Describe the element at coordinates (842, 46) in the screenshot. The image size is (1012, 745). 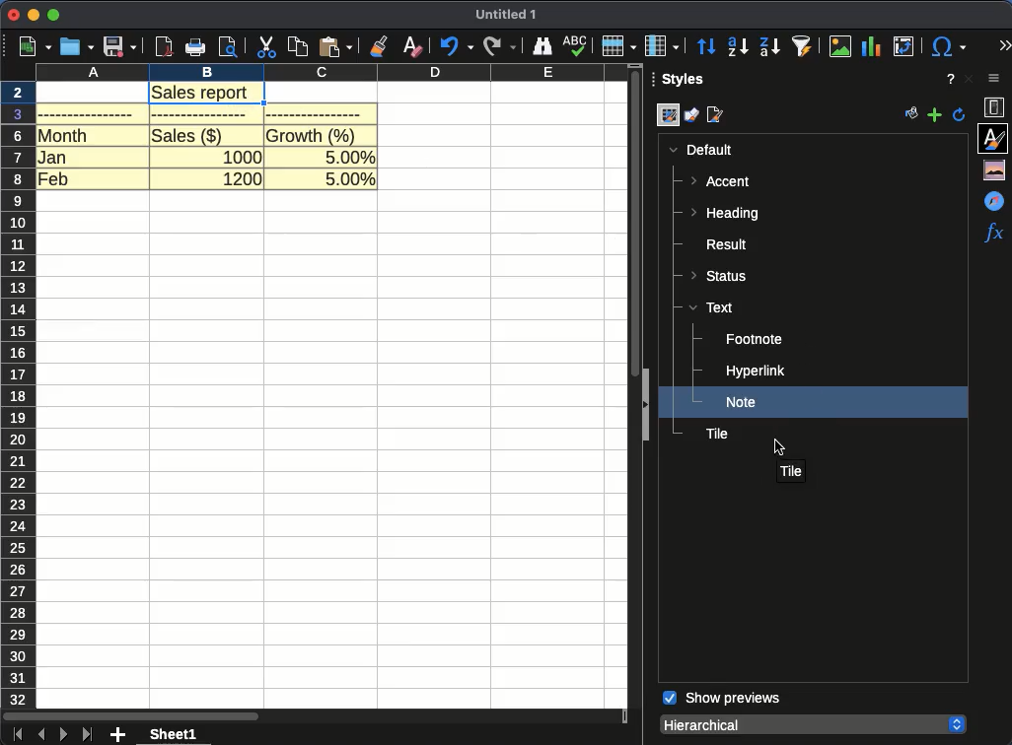
I see `image` at that location.